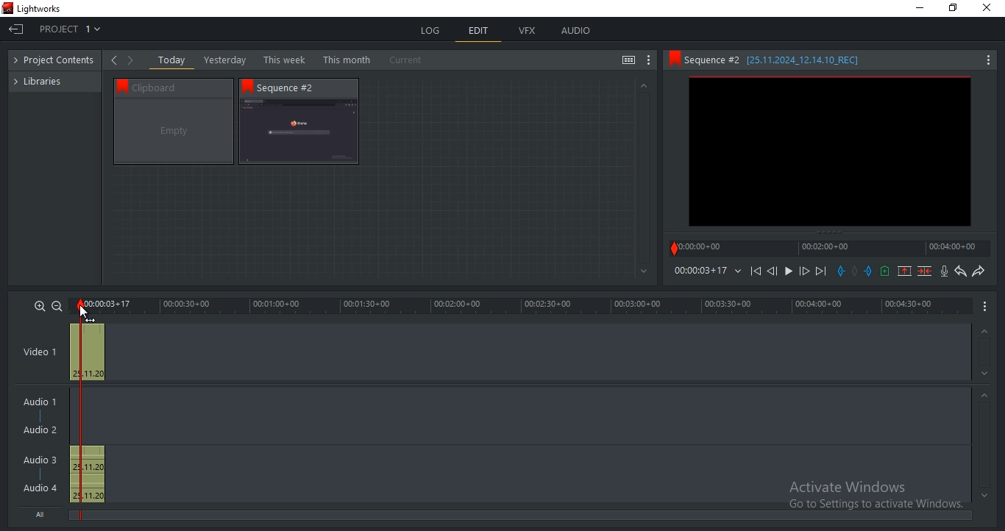  What do you see at coordinates (575, 30) in the screenshot?
I see `audio` at bounding box center [575, 30].